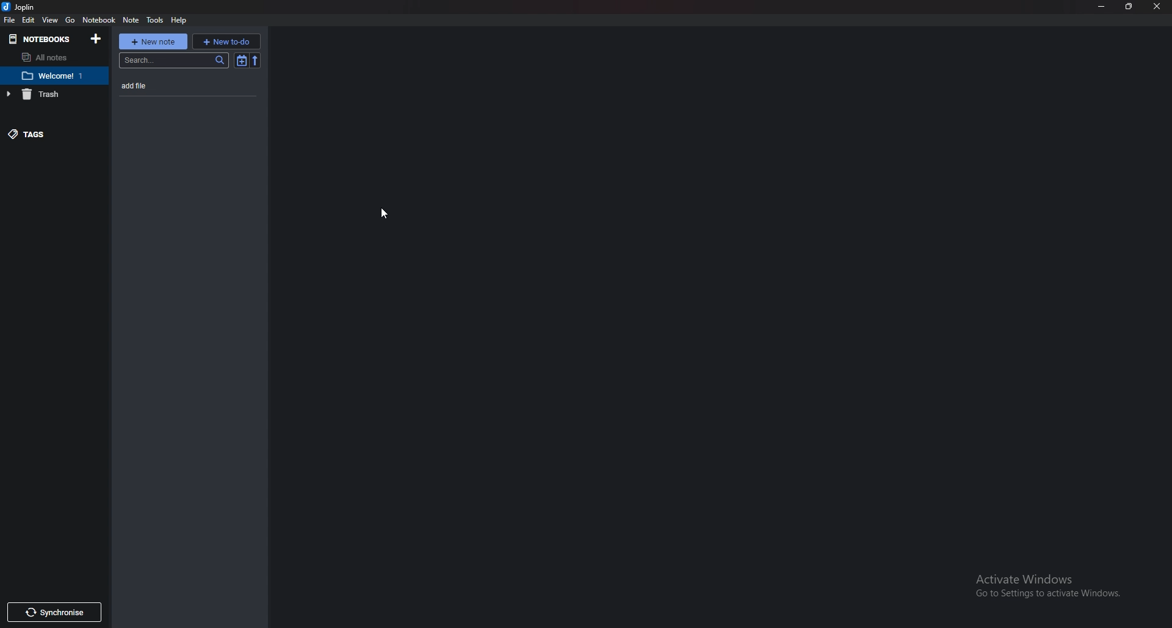 This screenshot has width=1172, height=628. What do you see at coordinates (1046, 587) in the screenshot?
I see `activate windows` at bounding box center [1046, 587].